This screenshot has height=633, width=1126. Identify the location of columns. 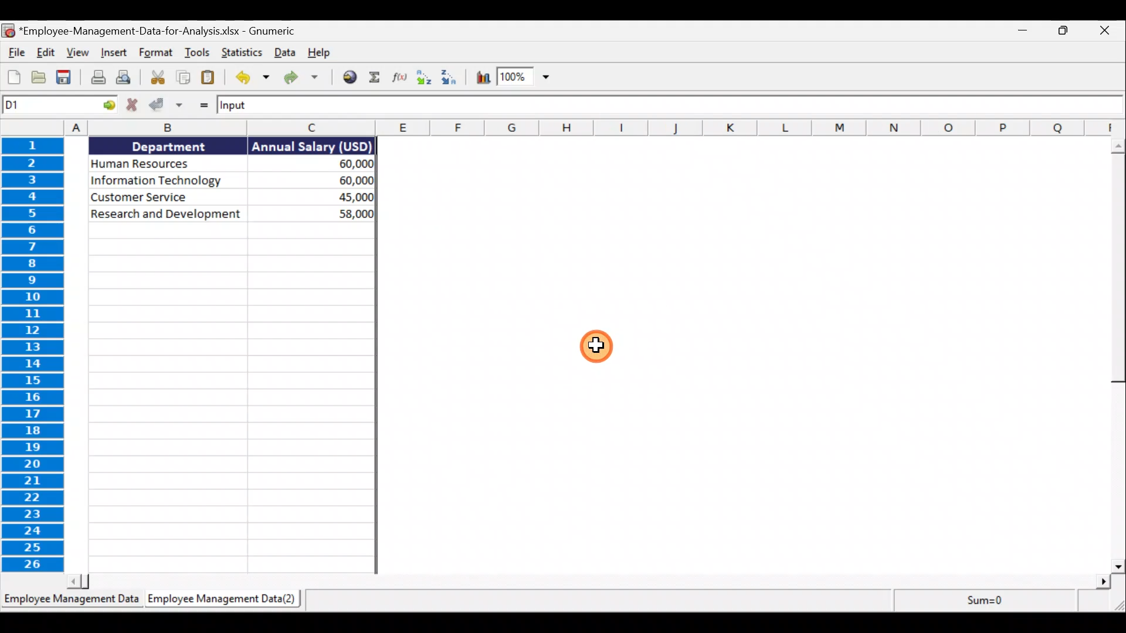
(562, 126).